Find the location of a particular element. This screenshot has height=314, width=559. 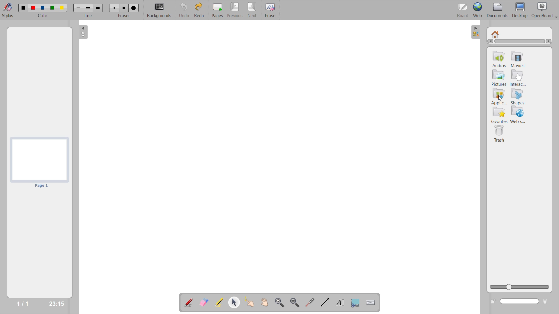

scroll page is located at coordinates (265, 302).